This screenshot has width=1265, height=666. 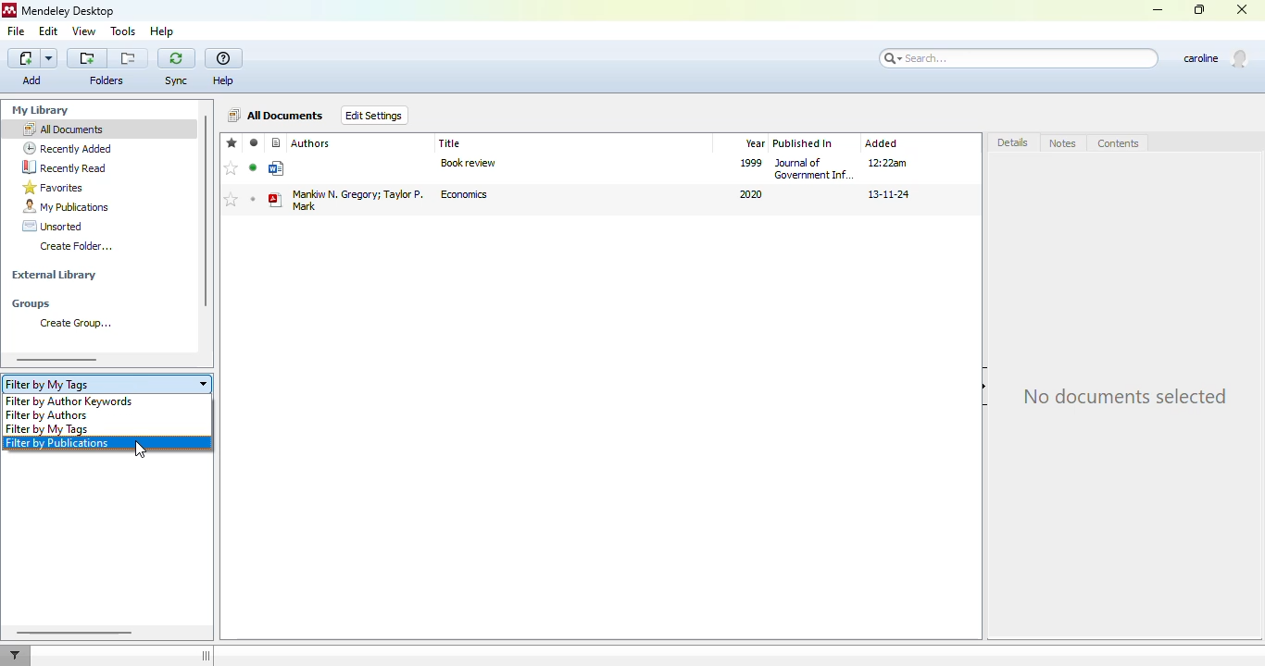 What do you see at coordinates (311, 143) in the screenshot?
I see `authors` at bounding box center [311, 143].